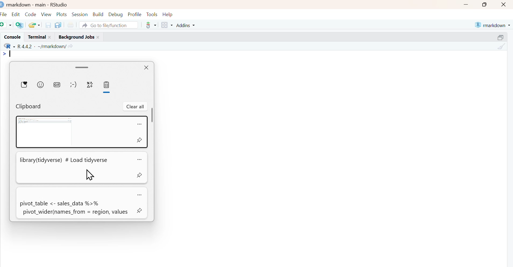  I want to click on Clipboard, so click(29, 106).